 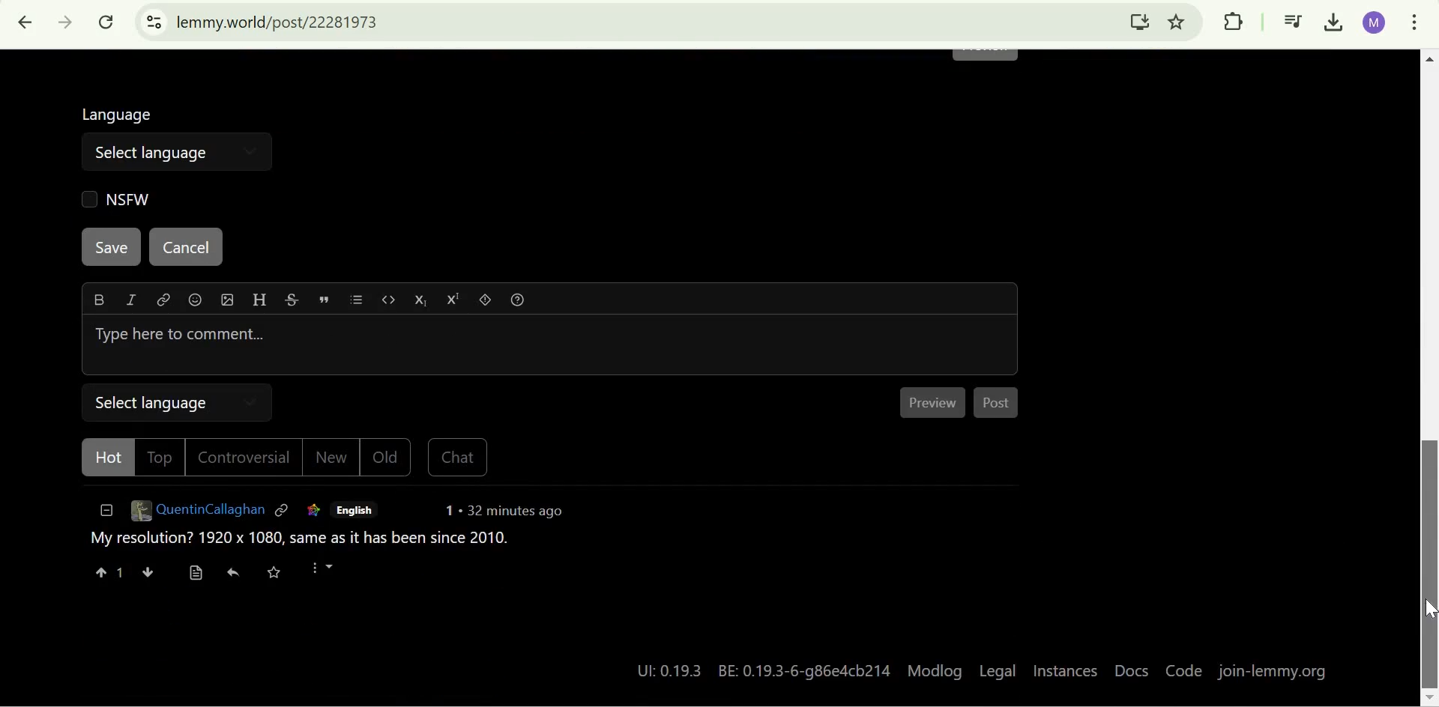 I want to click on Bold, so click(x=99, y=300).